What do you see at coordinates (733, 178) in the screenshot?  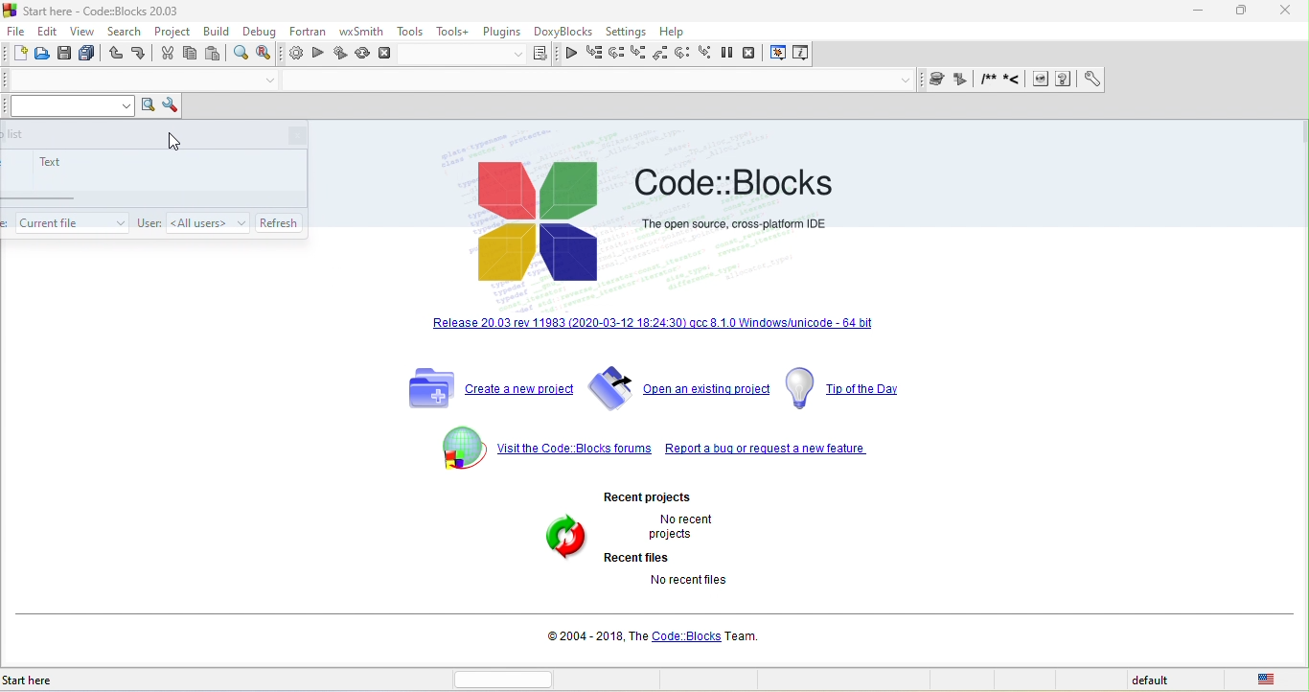 I see `code blocks ` at bounding box center [733, 178].